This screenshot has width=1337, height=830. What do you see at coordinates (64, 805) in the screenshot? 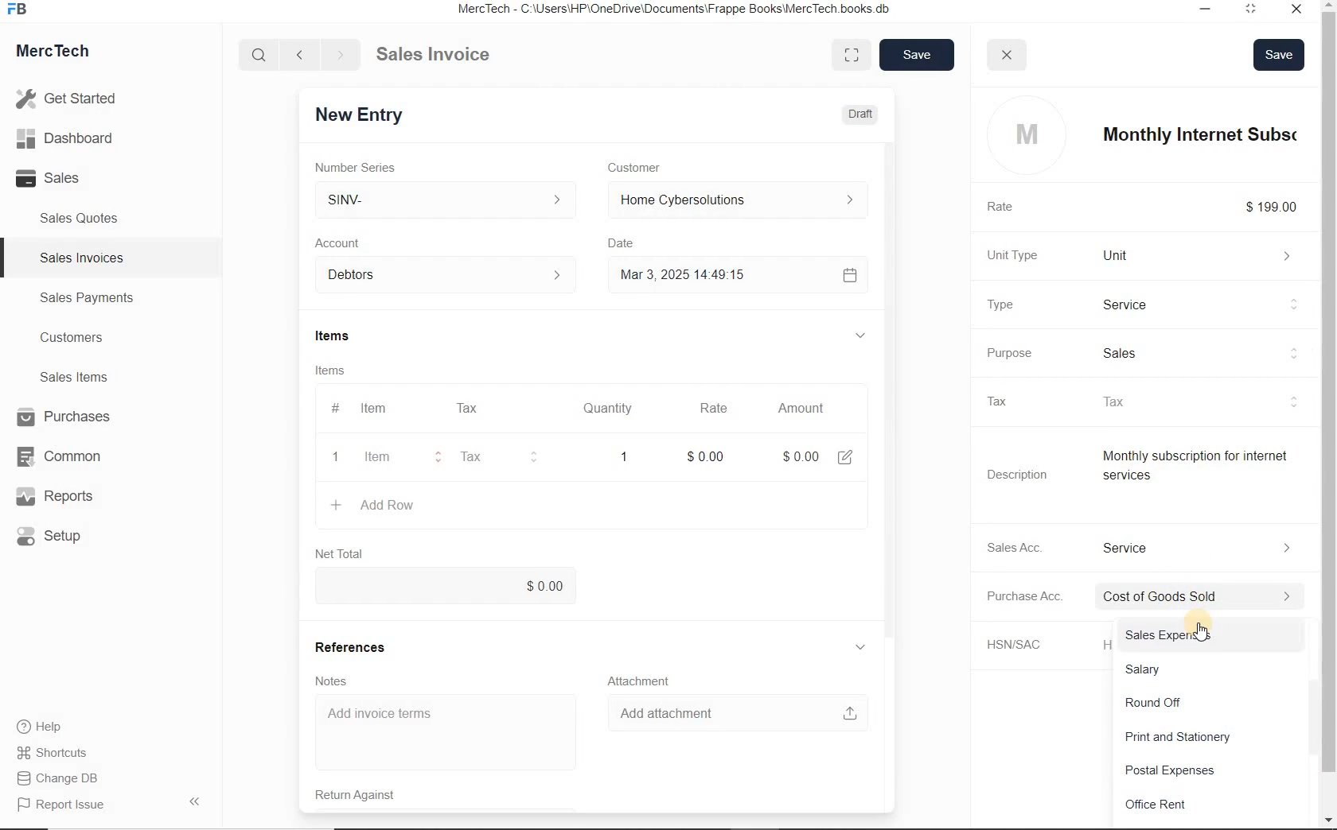
I see `Report Issue` at bounding box center [64, 805].